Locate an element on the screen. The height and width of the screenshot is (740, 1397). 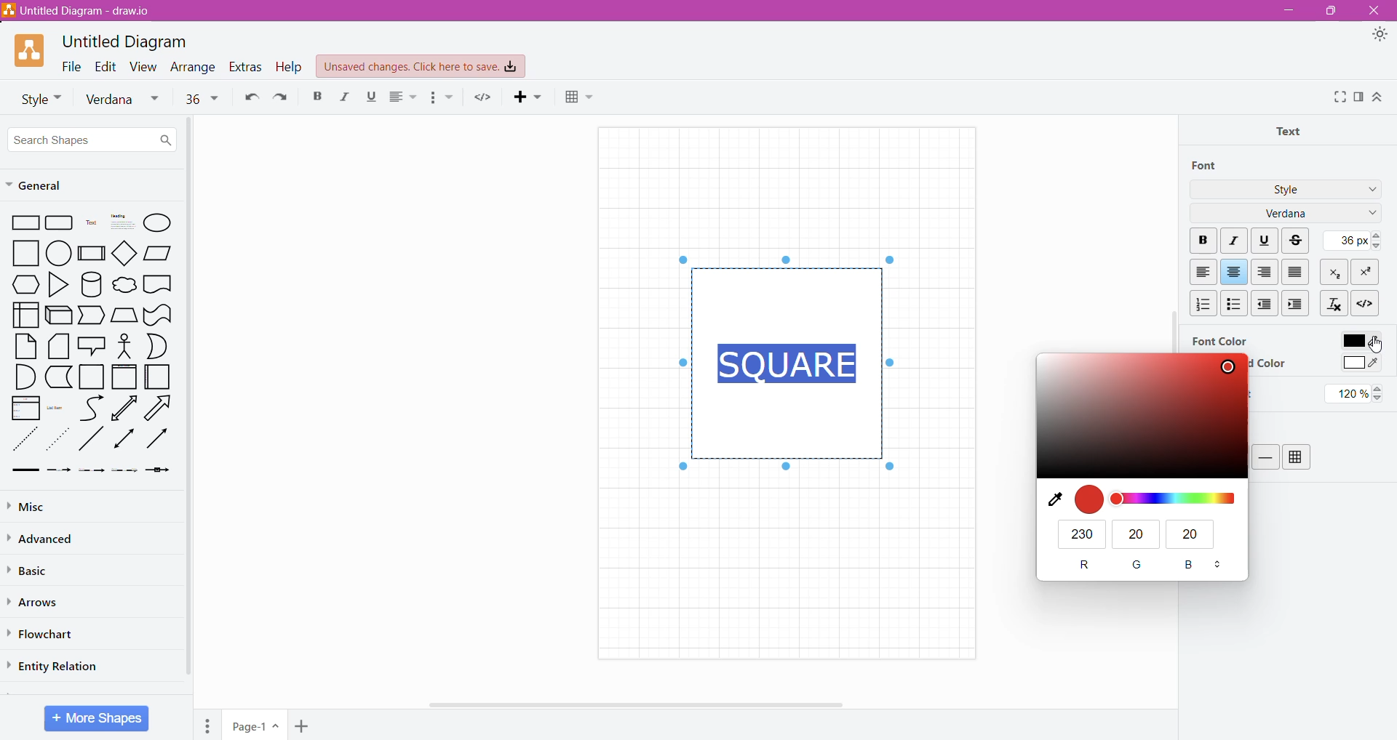
Thin Arrow is located at coordinates (91, 470).